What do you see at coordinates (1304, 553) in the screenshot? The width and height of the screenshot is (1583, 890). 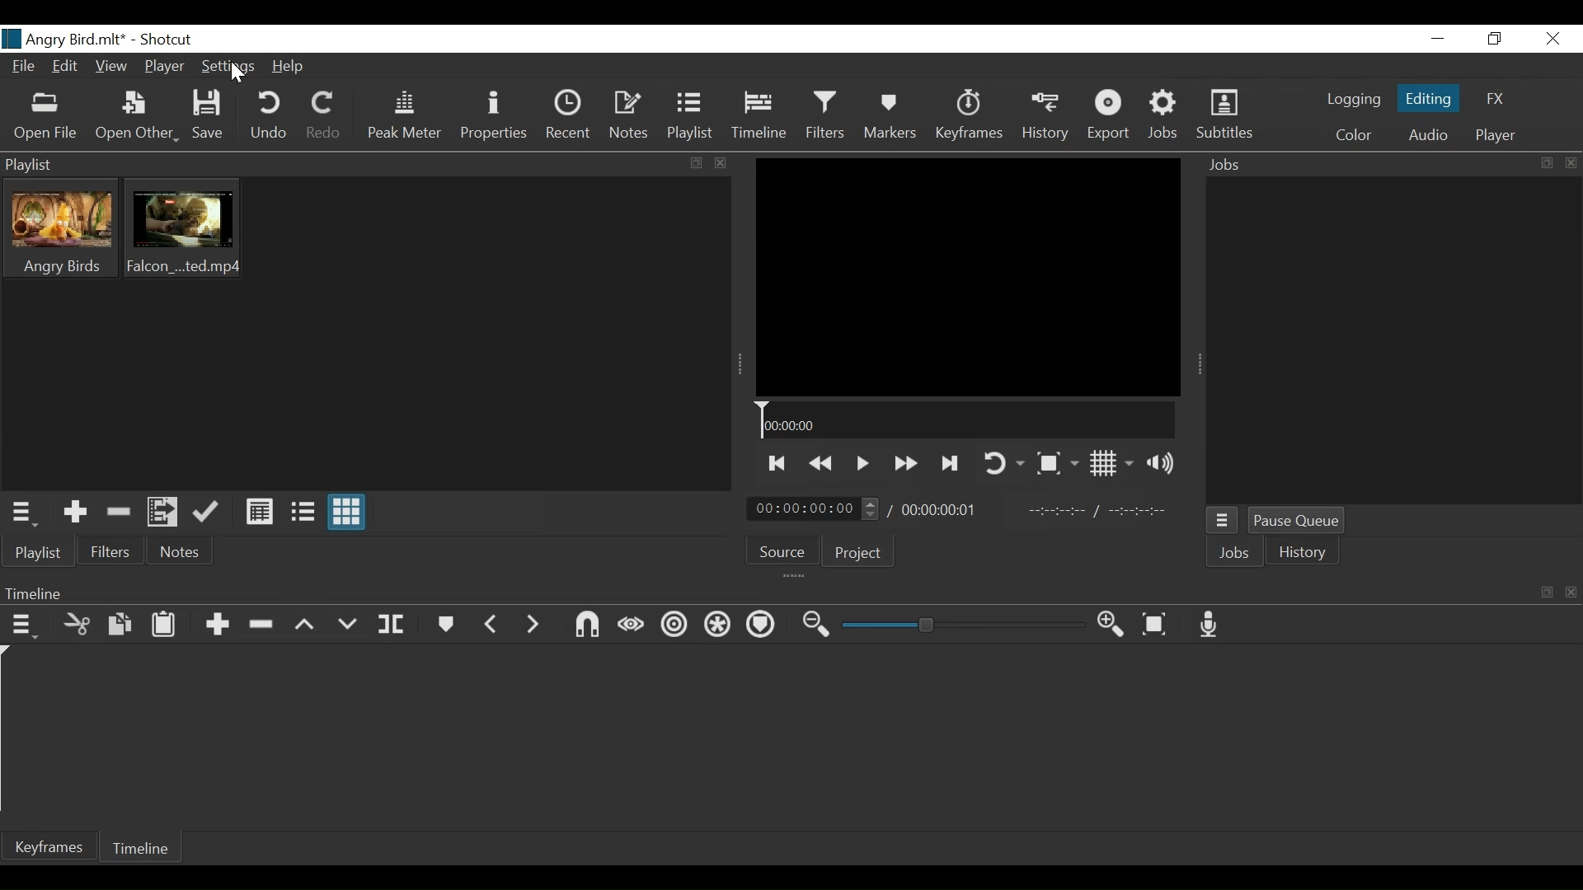 I see `History` at bounding box center [1304, 553].